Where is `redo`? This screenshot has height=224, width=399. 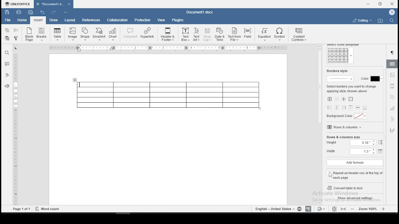 redo is located at coordinates (53, 12).